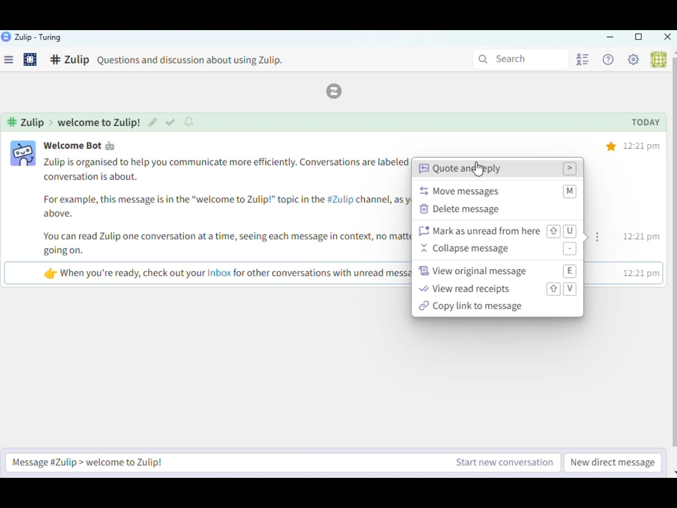 The width and height of the screenshot is (677, 508). Describe the element at coordinates (643, 210) in the screenshot. I see `time` at that location.